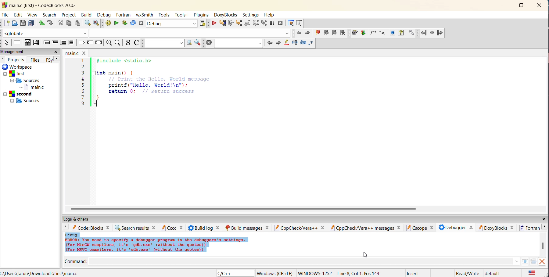 The height and width of the screenshot is (277, 549). Describe the element at coordinates (270, 15) in the screenshot. I see `help` at that location.